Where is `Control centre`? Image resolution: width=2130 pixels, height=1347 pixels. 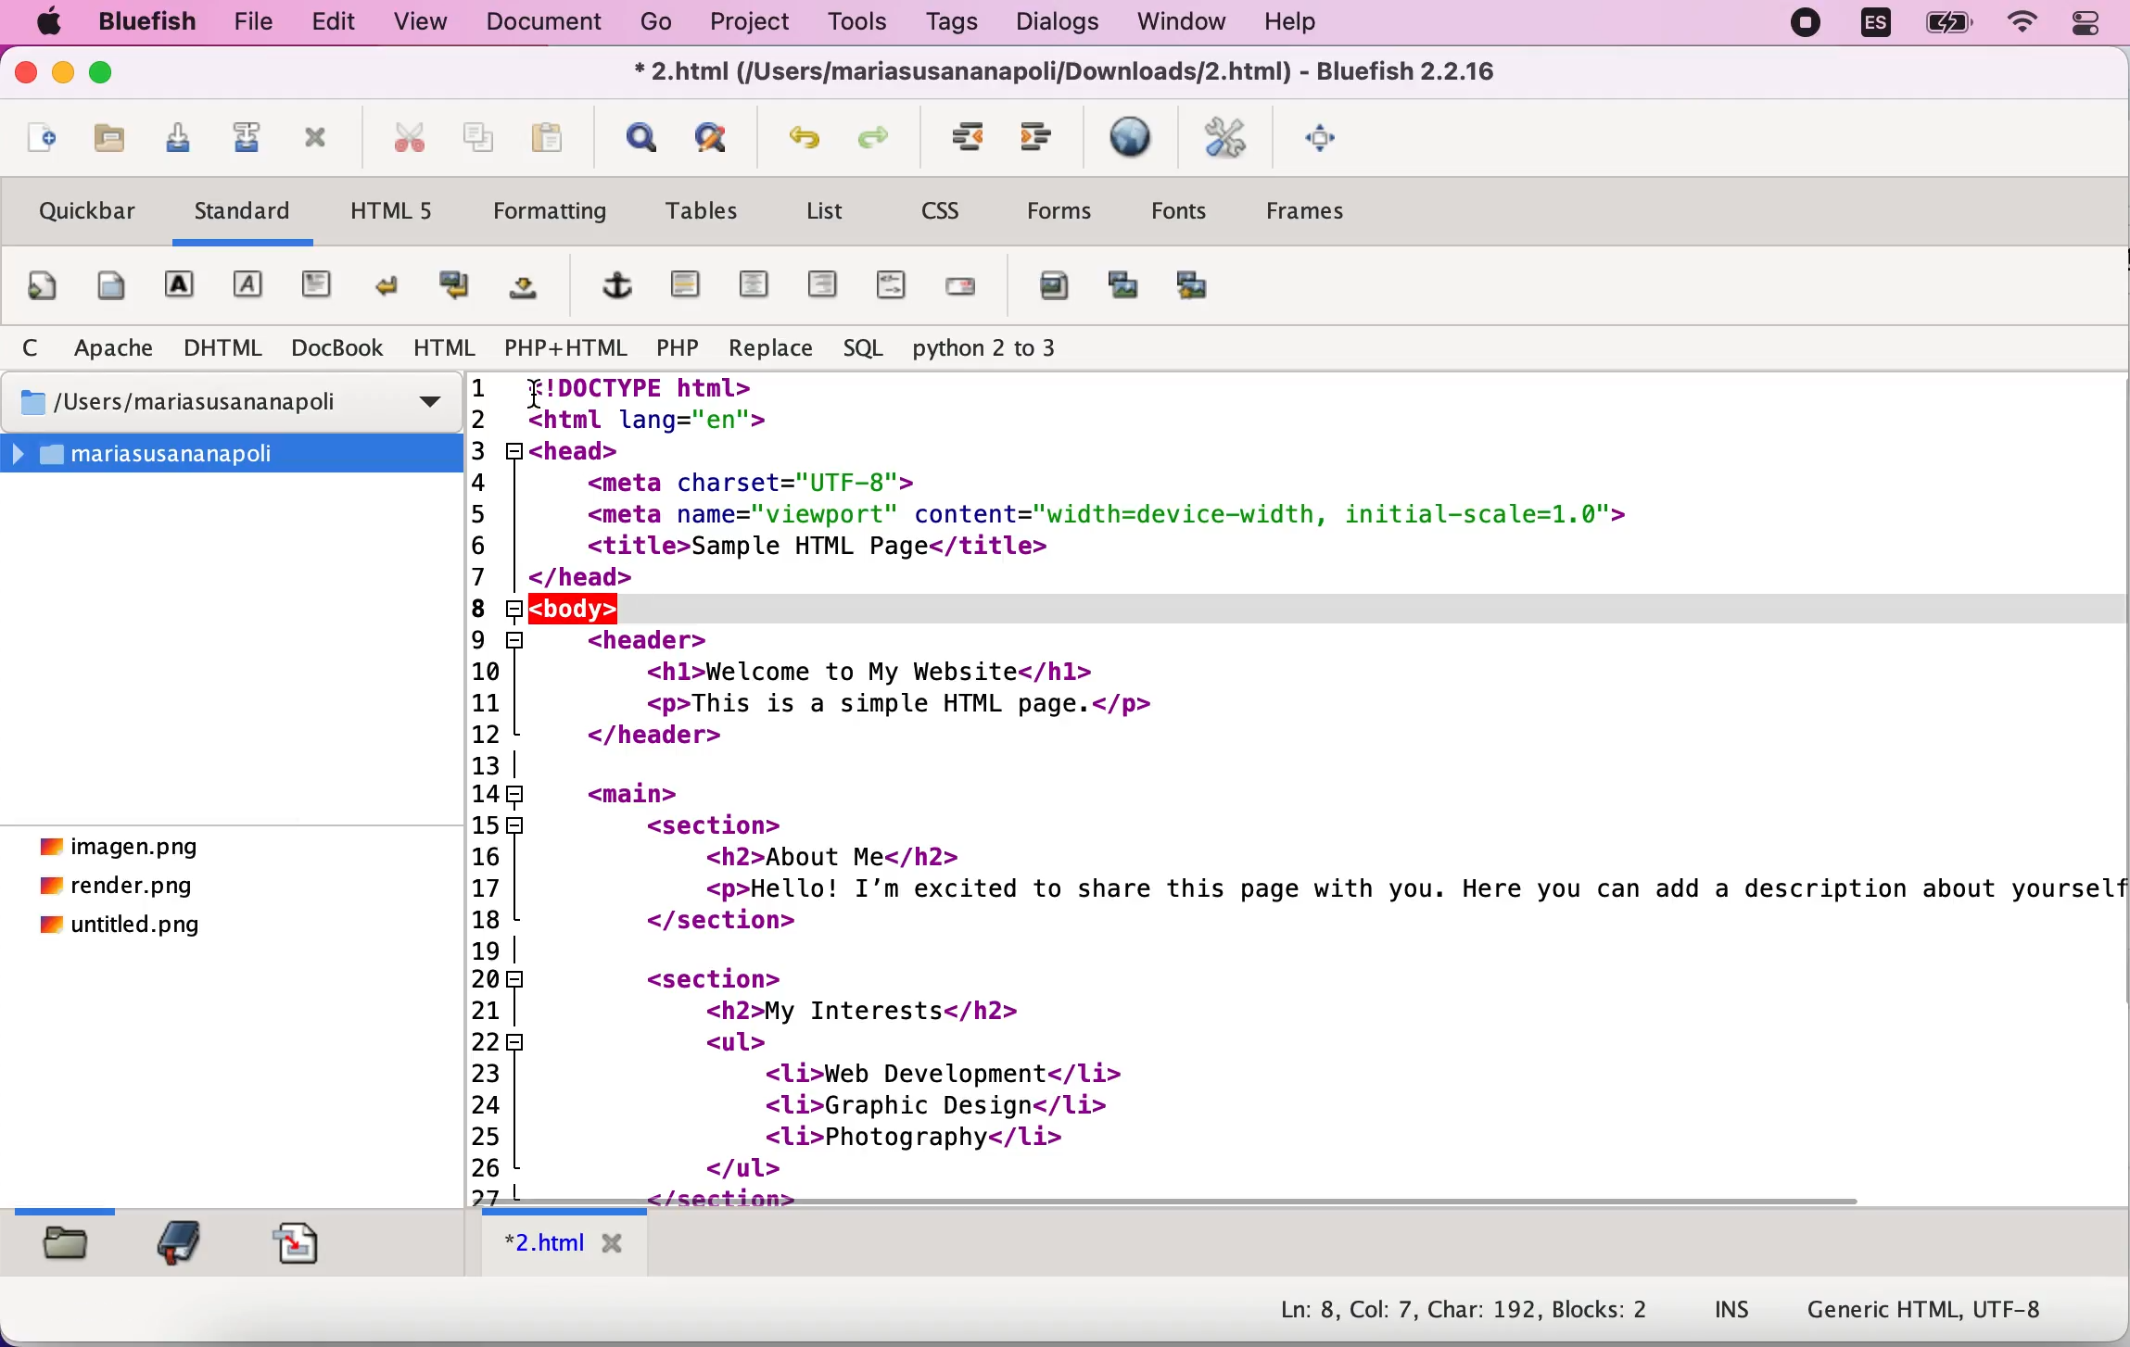
Control centre is located at coordinates (2086, 24).